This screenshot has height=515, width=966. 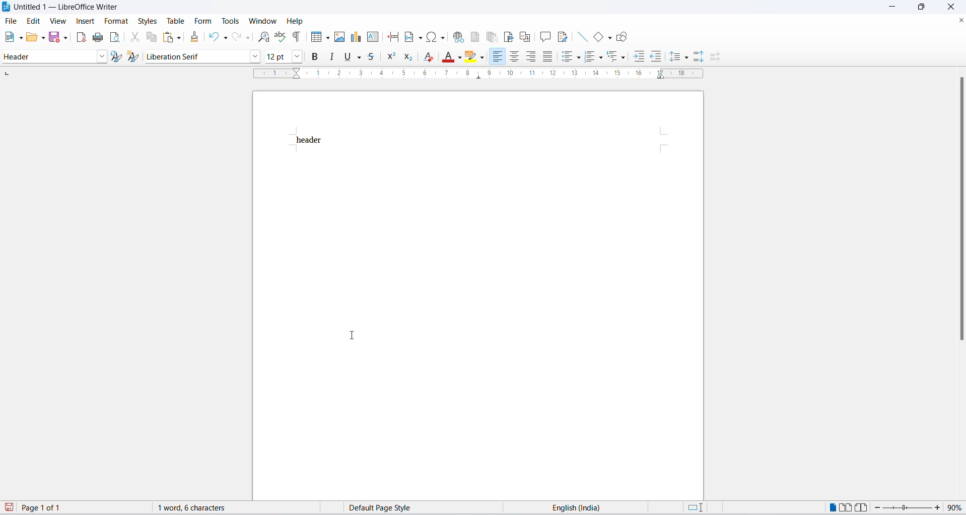 What do you see at coordinates (436, 37) in the screenshot?
I see `insert special characters` at bounding box center [436, 37].